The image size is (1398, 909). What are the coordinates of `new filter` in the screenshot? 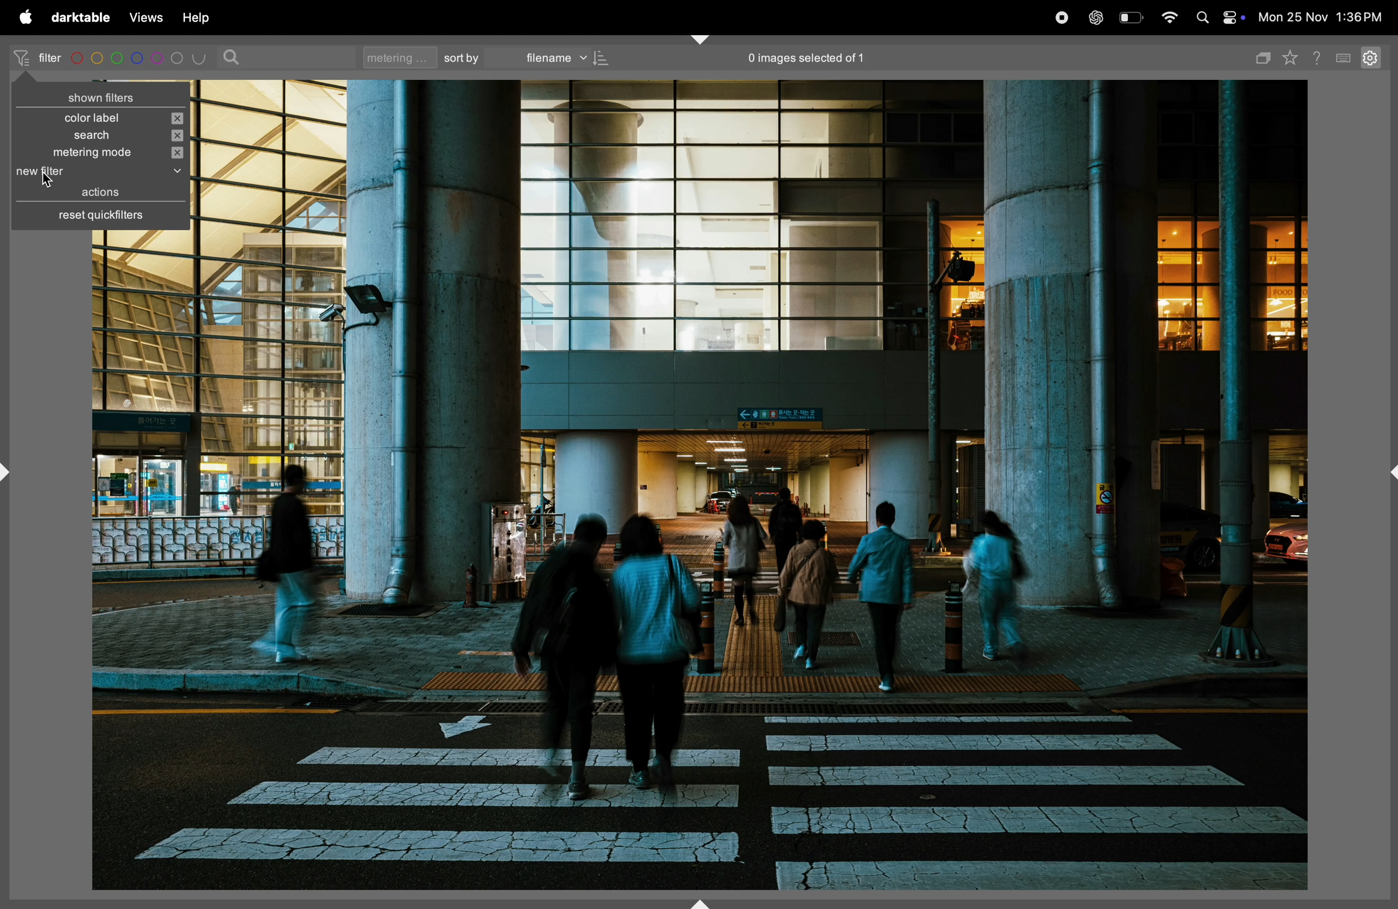 It's located at (100, 173).